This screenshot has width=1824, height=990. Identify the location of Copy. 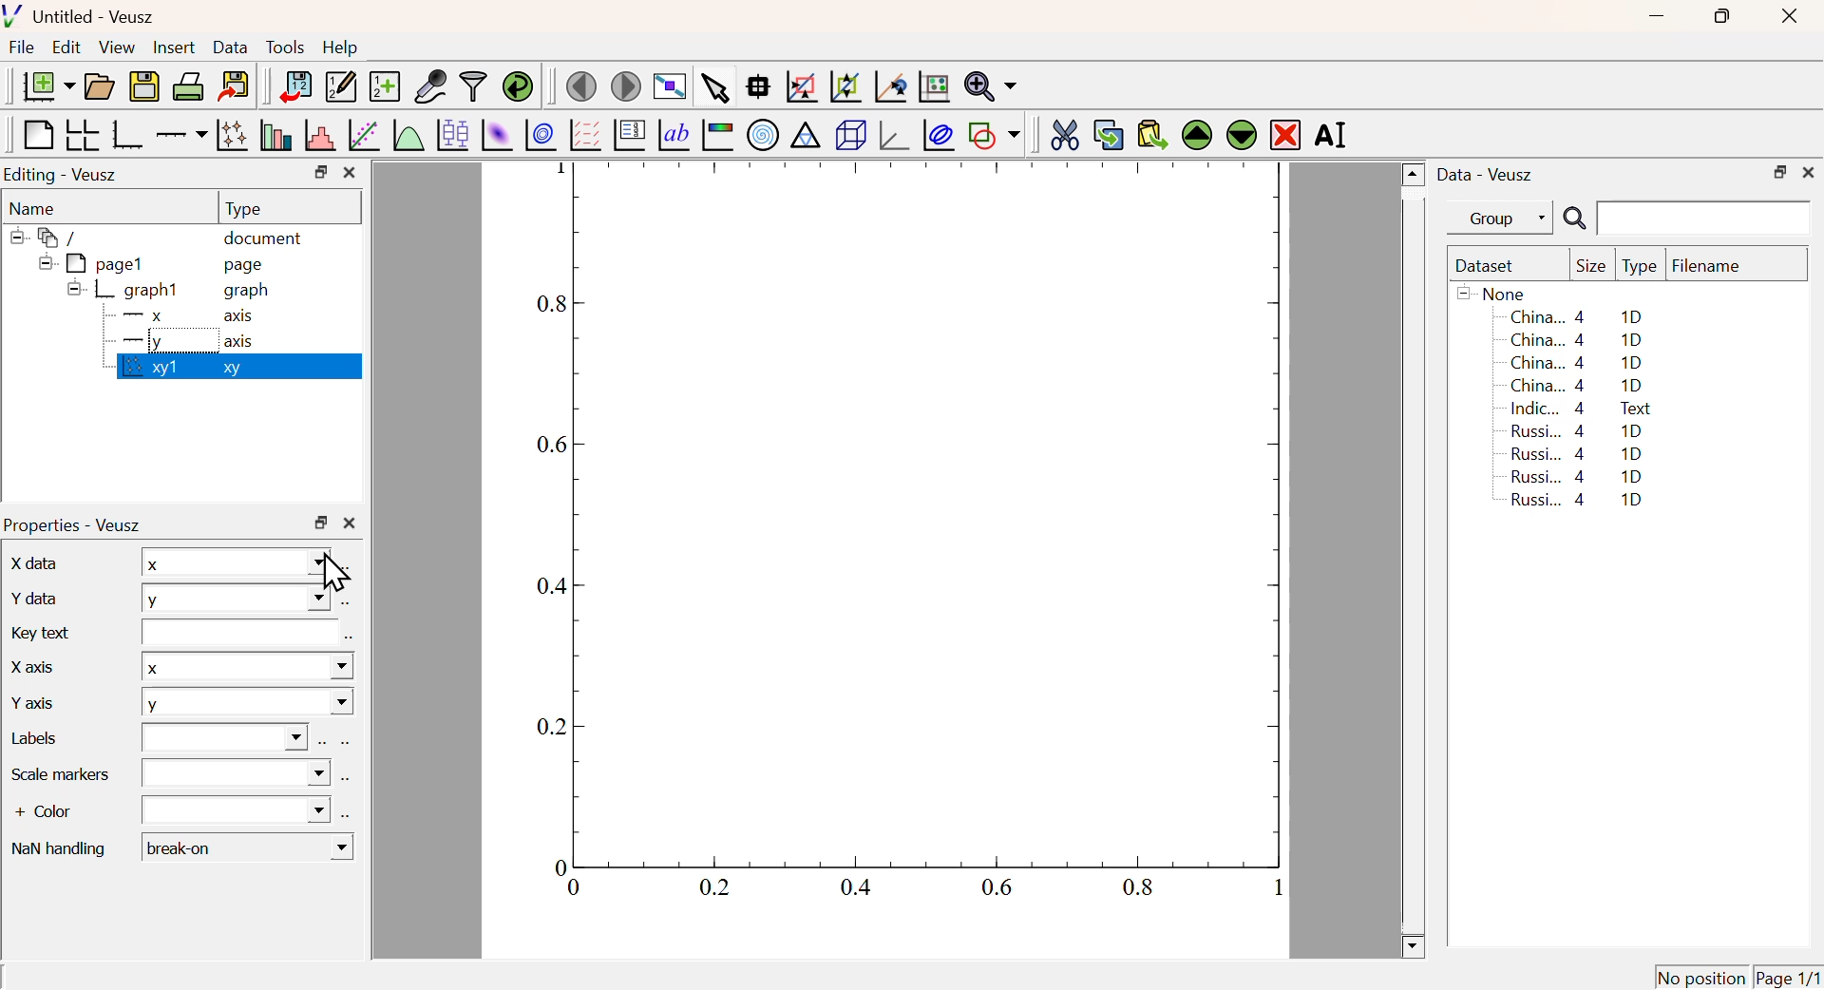
(1108, 135).